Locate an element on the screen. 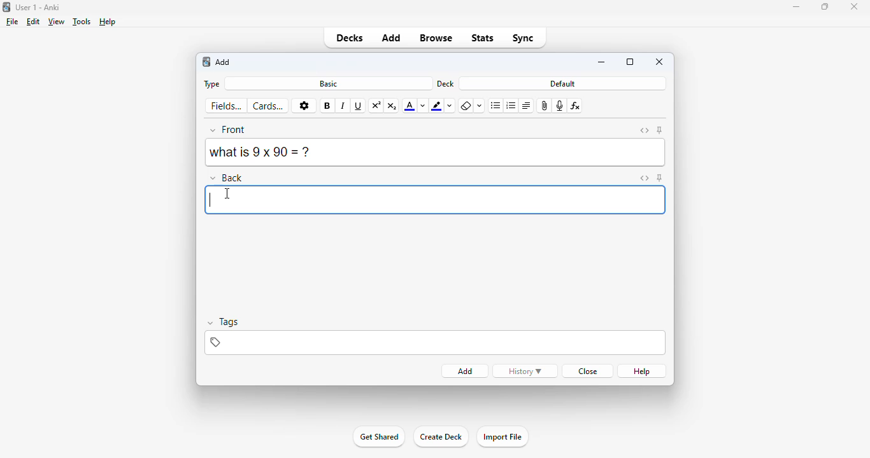 The width and height of the screenshot is (870, 458). logo is located at coordinates (206, 62).